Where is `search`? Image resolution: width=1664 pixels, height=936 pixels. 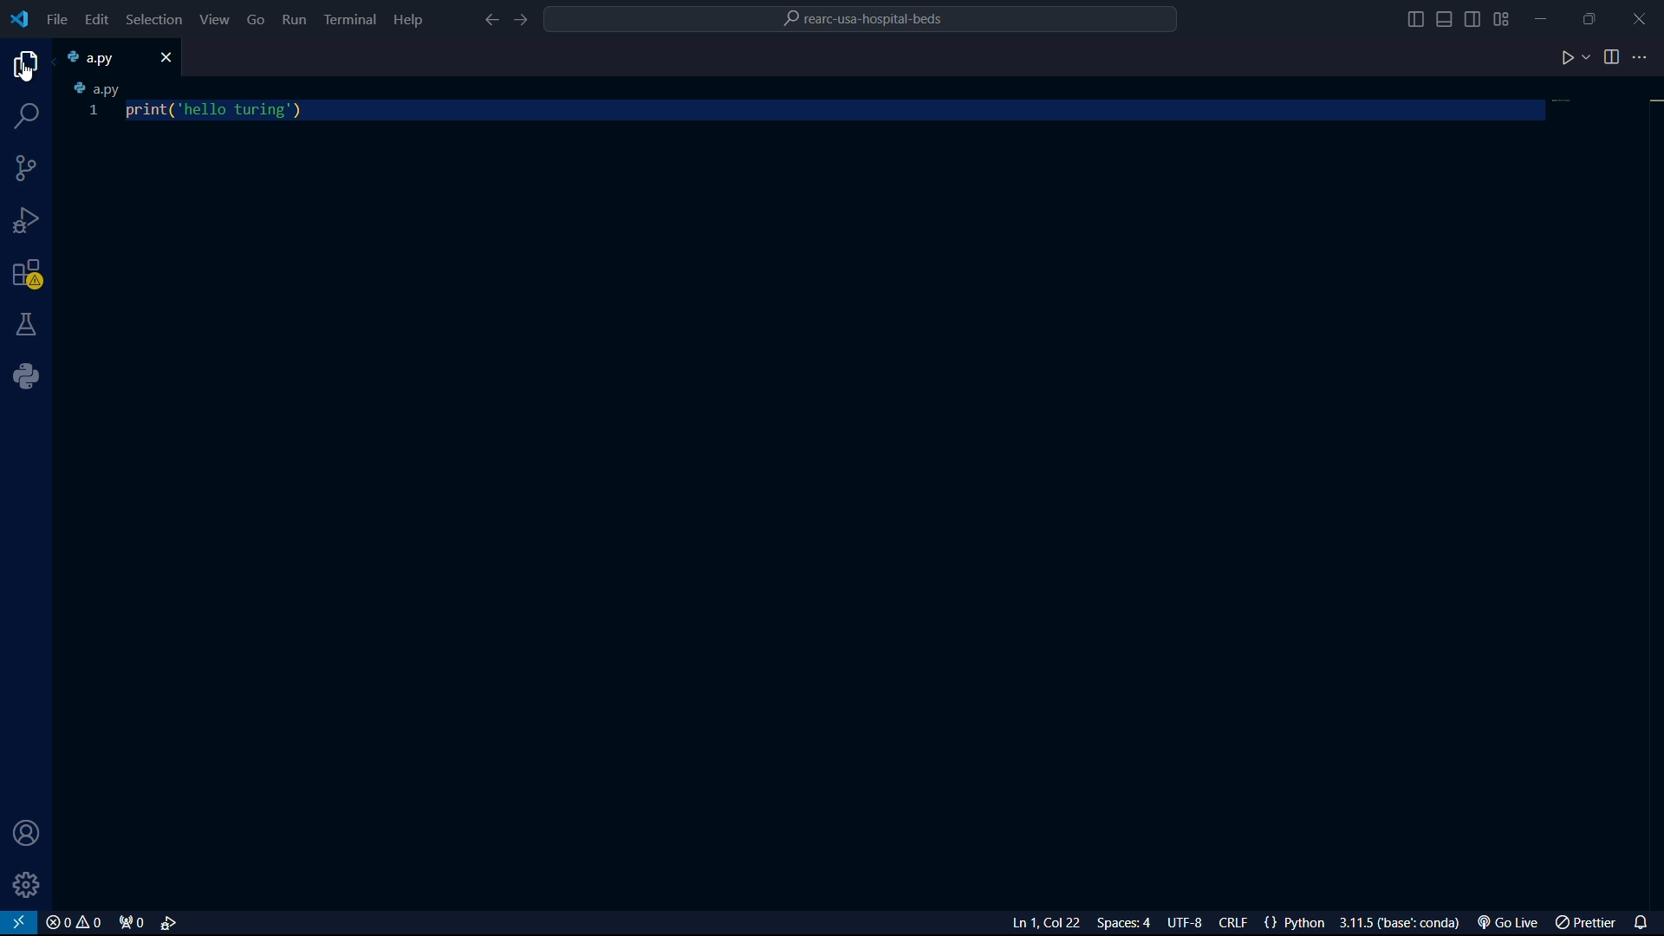
search is located at coordinates (24, 114).